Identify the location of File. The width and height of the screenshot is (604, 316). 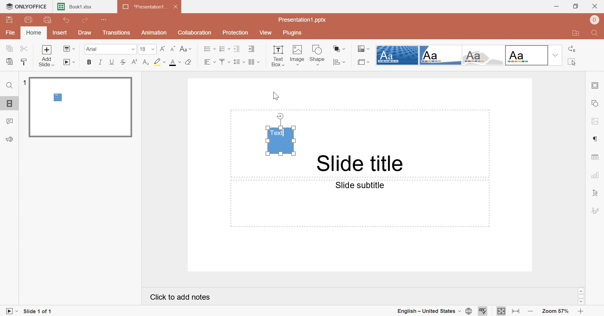
(11, 33).